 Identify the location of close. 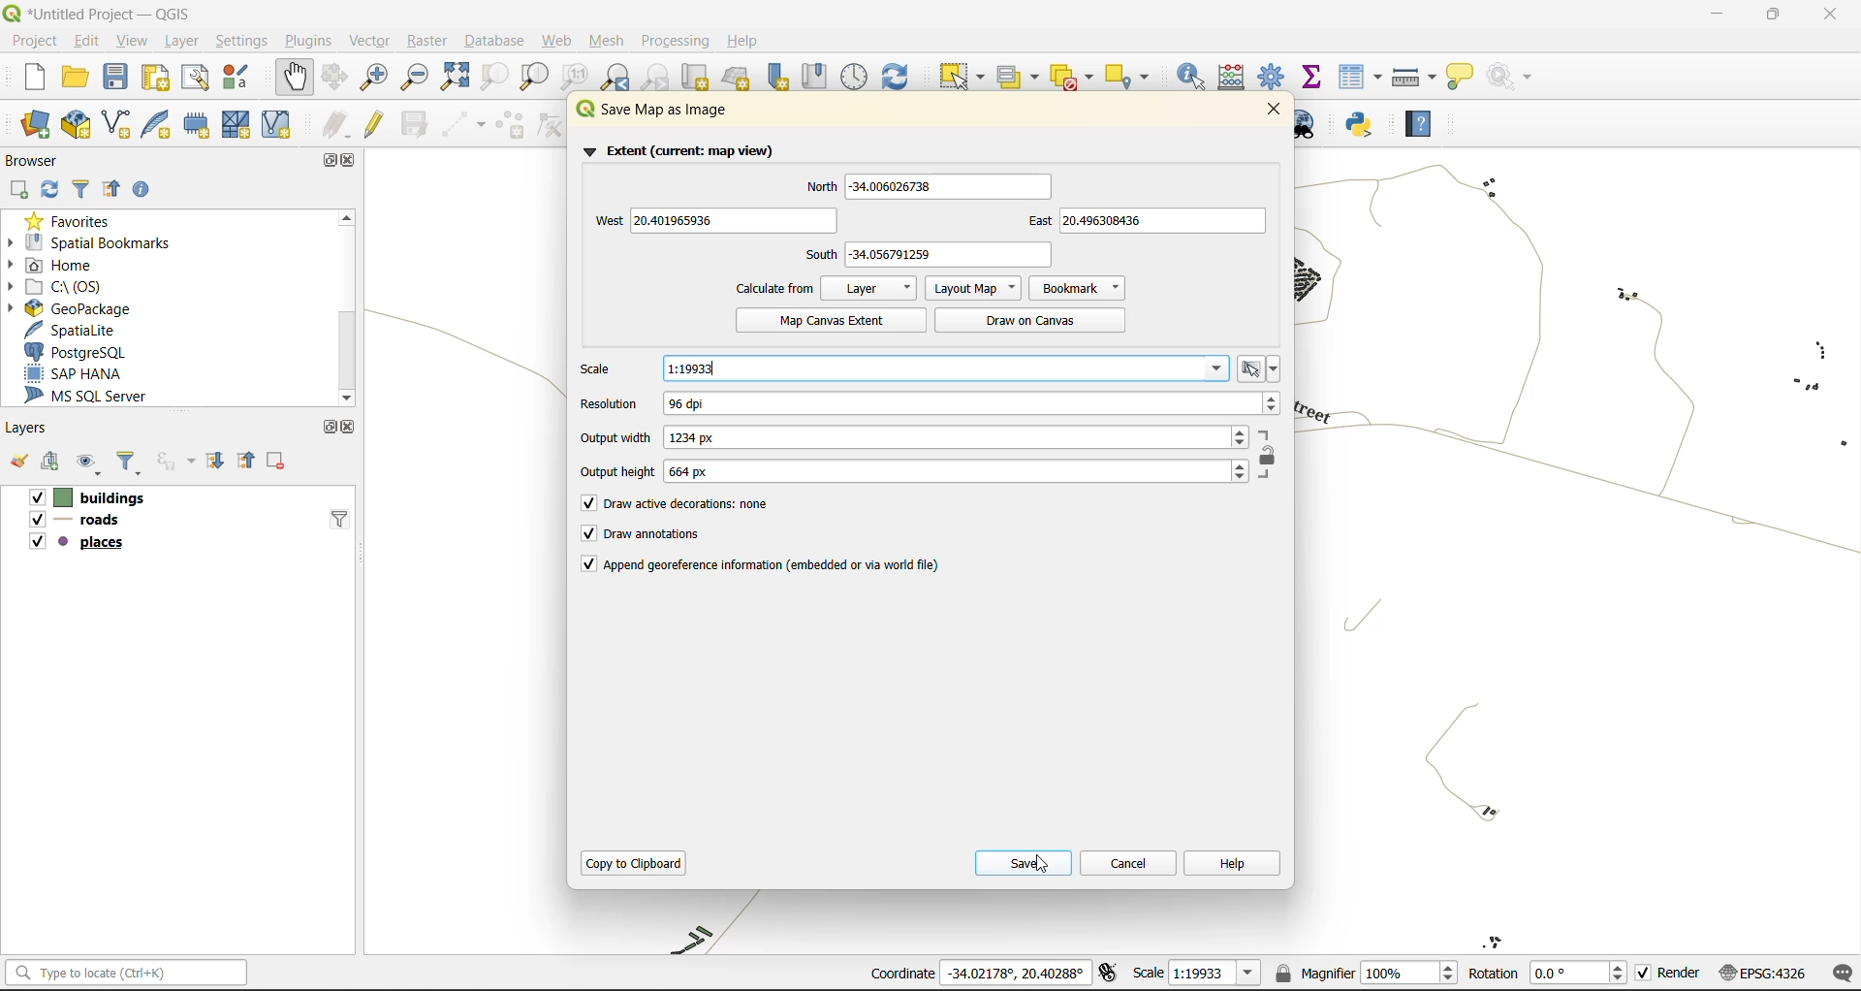
(353, 161).